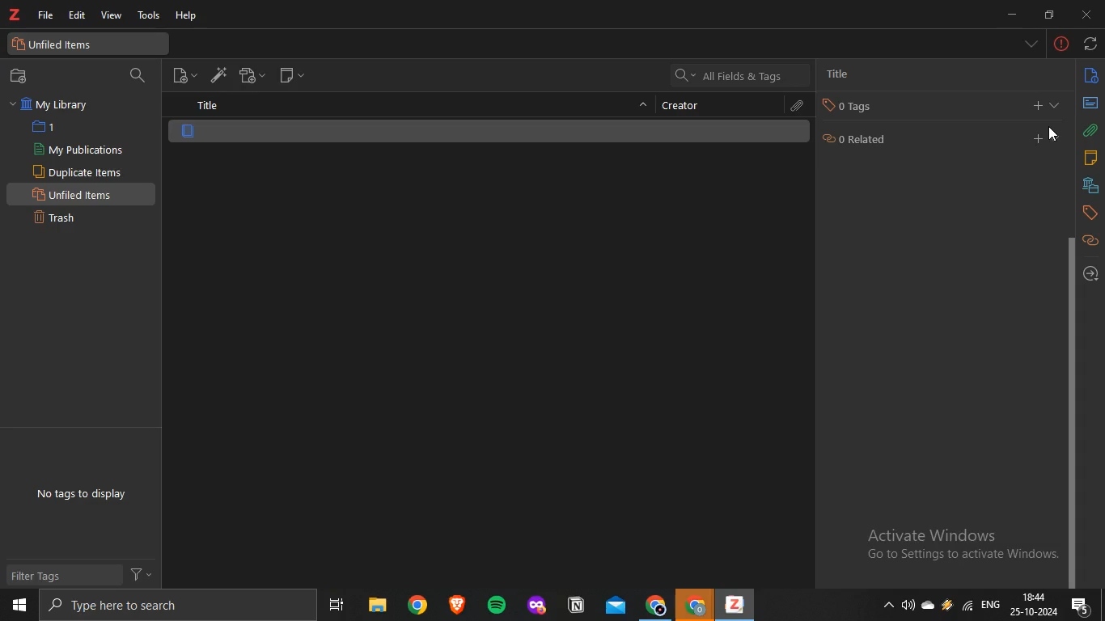 Image resolution: width=1105 pixels, height=621 pixels. I want to click on search, so click(138, 75).